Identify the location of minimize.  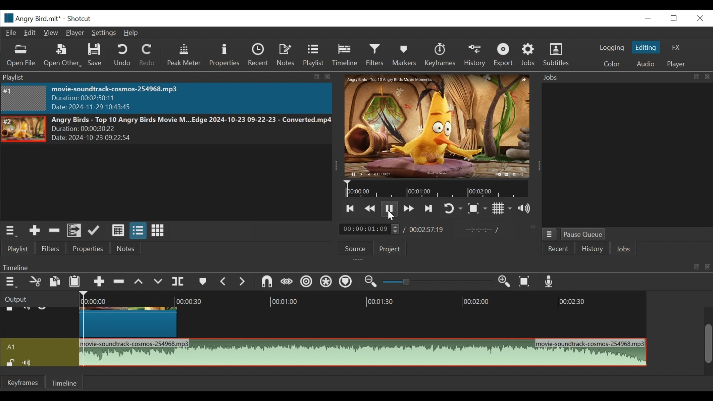
(648, 17).